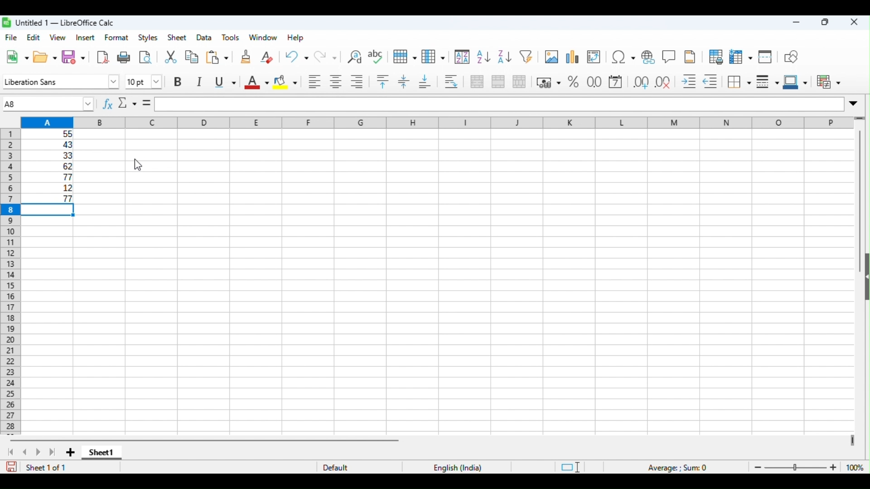  What do you see at coordinates (552, 56) in the screenshot?
I see `insert image` at bounding box center [552, 56].